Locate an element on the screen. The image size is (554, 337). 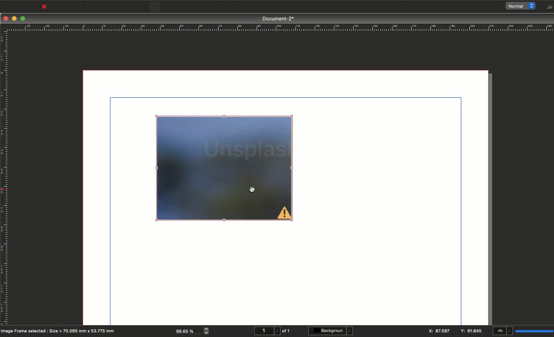
Cut is located at coordinates (117, 7).